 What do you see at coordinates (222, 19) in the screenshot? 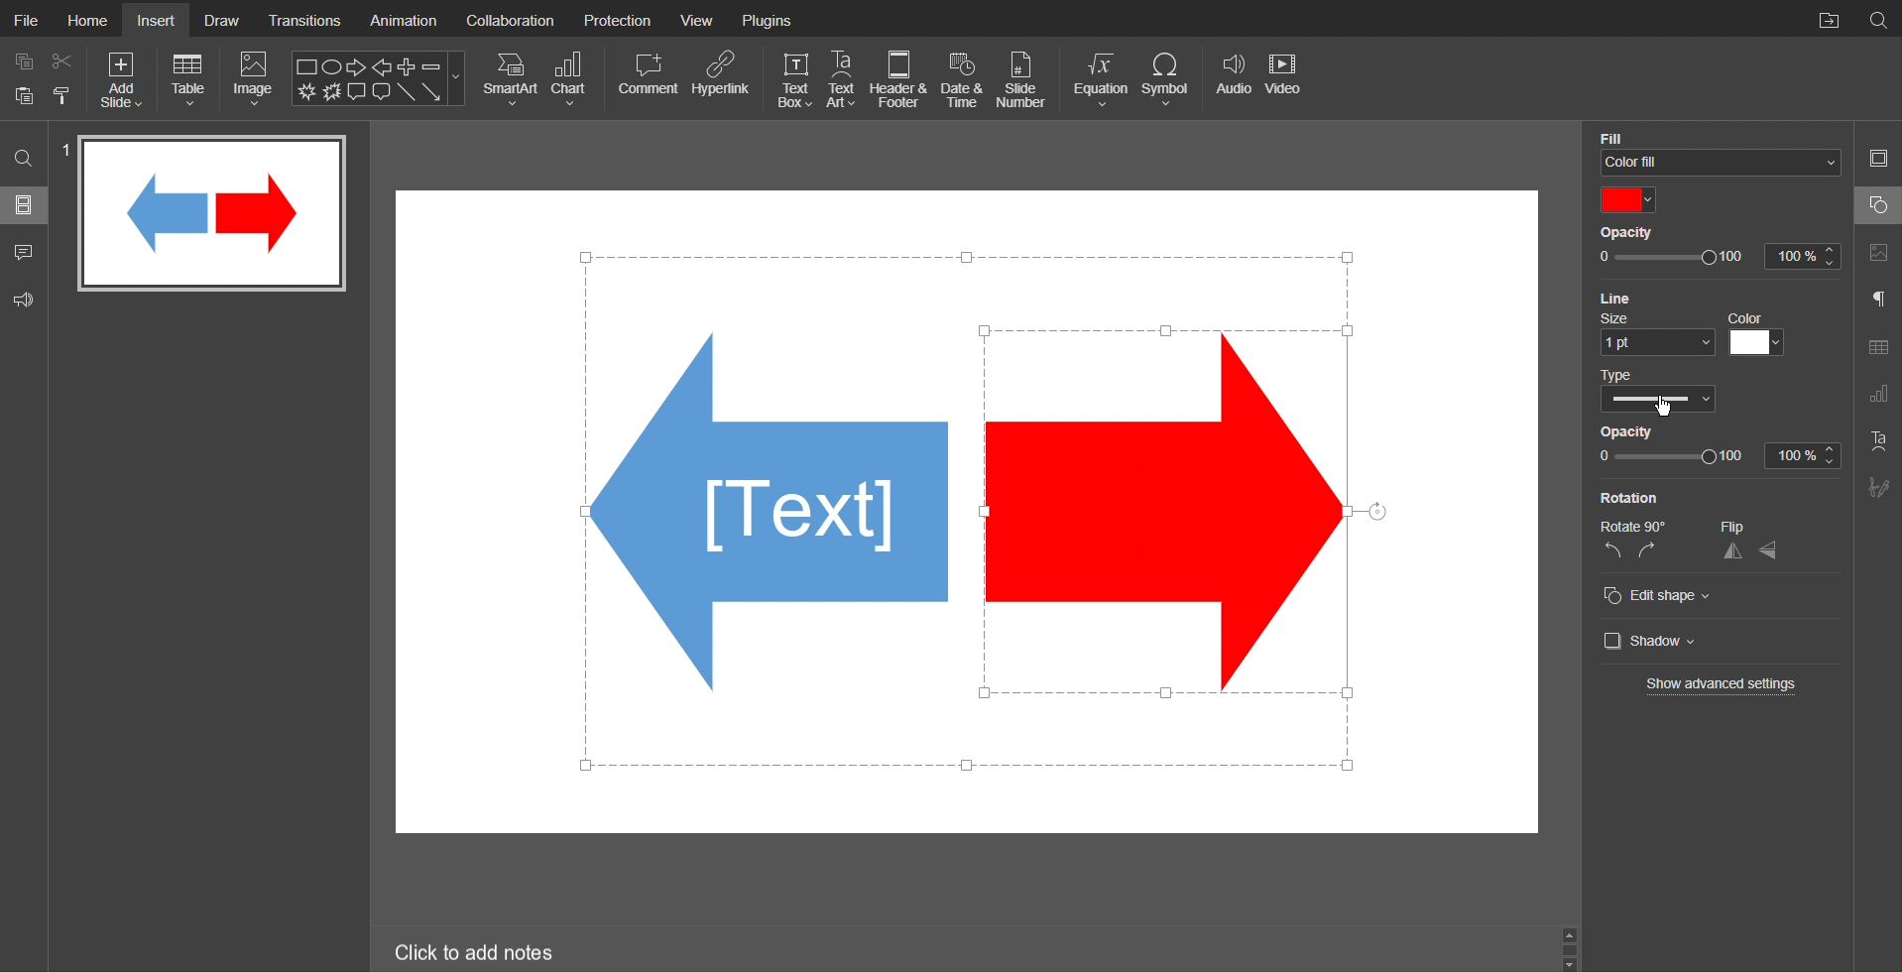
I see `Draw` at bounding box center [222, 19].